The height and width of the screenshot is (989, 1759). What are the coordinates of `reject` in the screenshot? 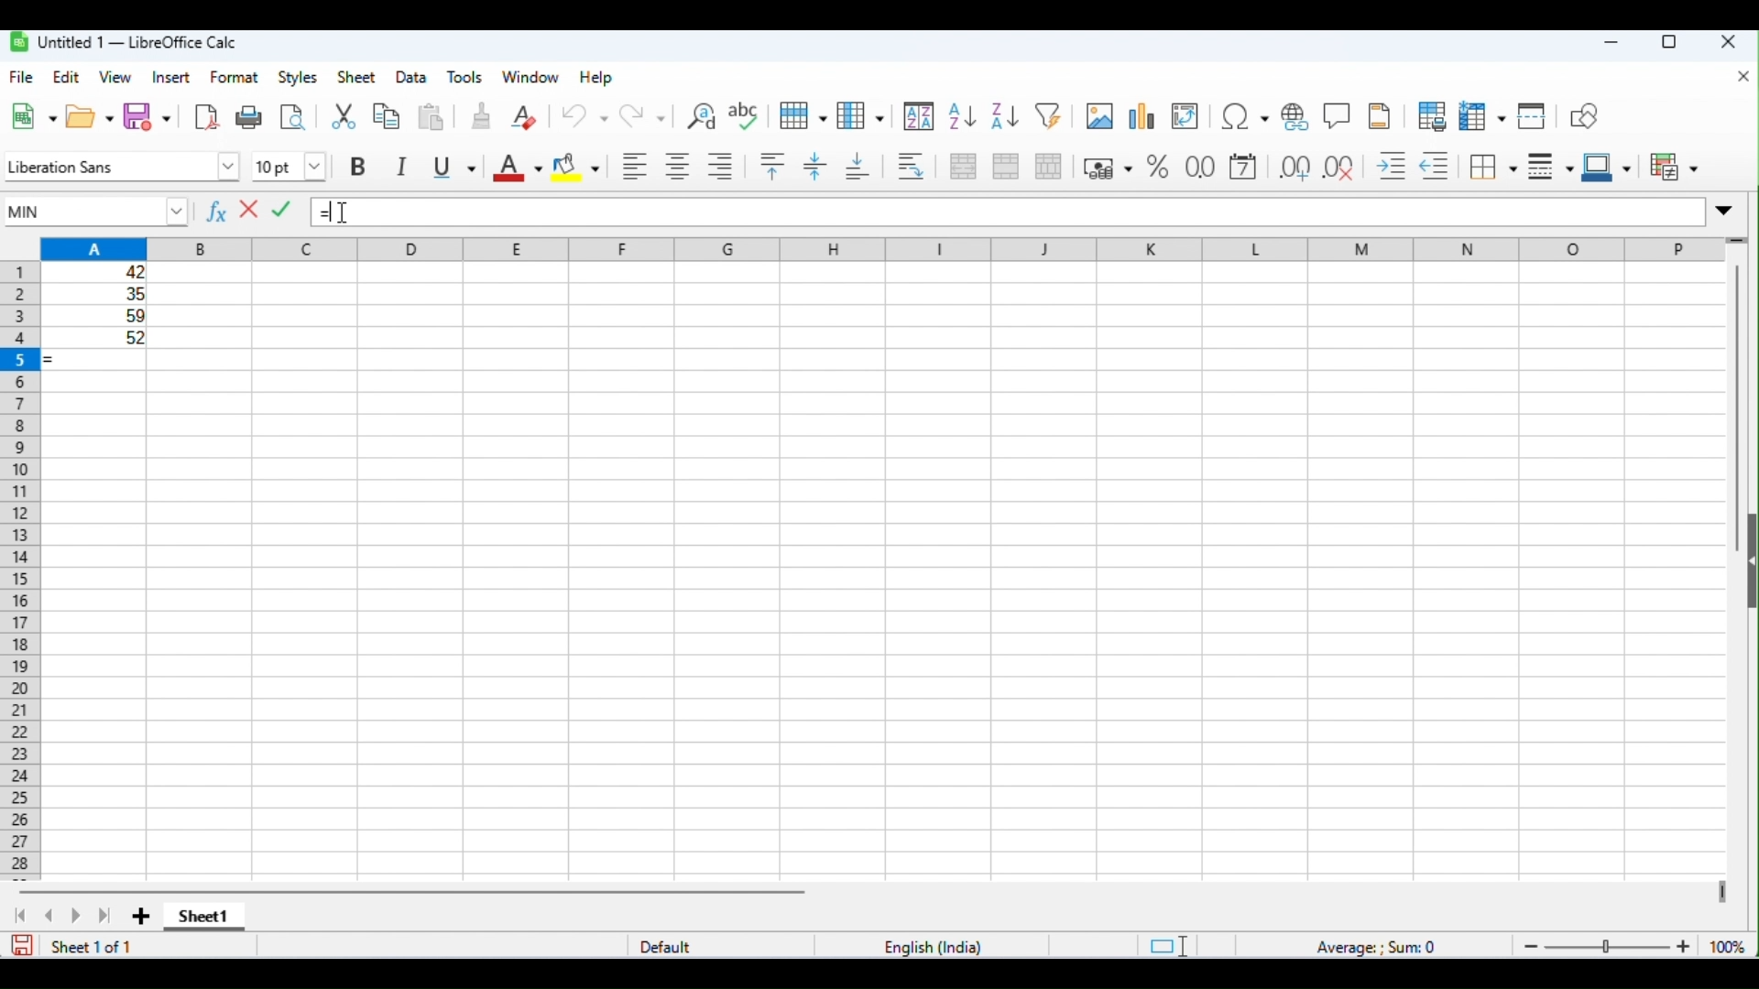 It's located at (251, 210).